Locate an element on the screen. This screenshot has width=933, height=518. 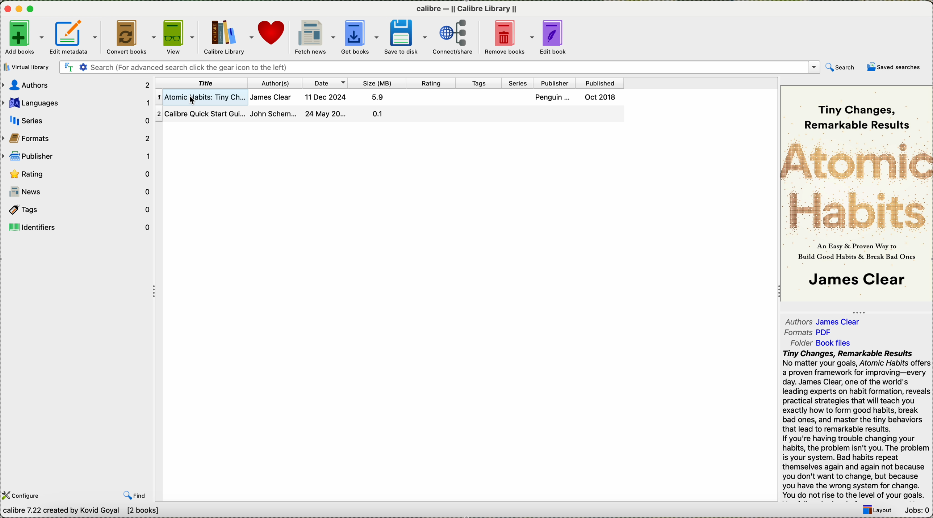
close program is located at coordinates (6, 8).